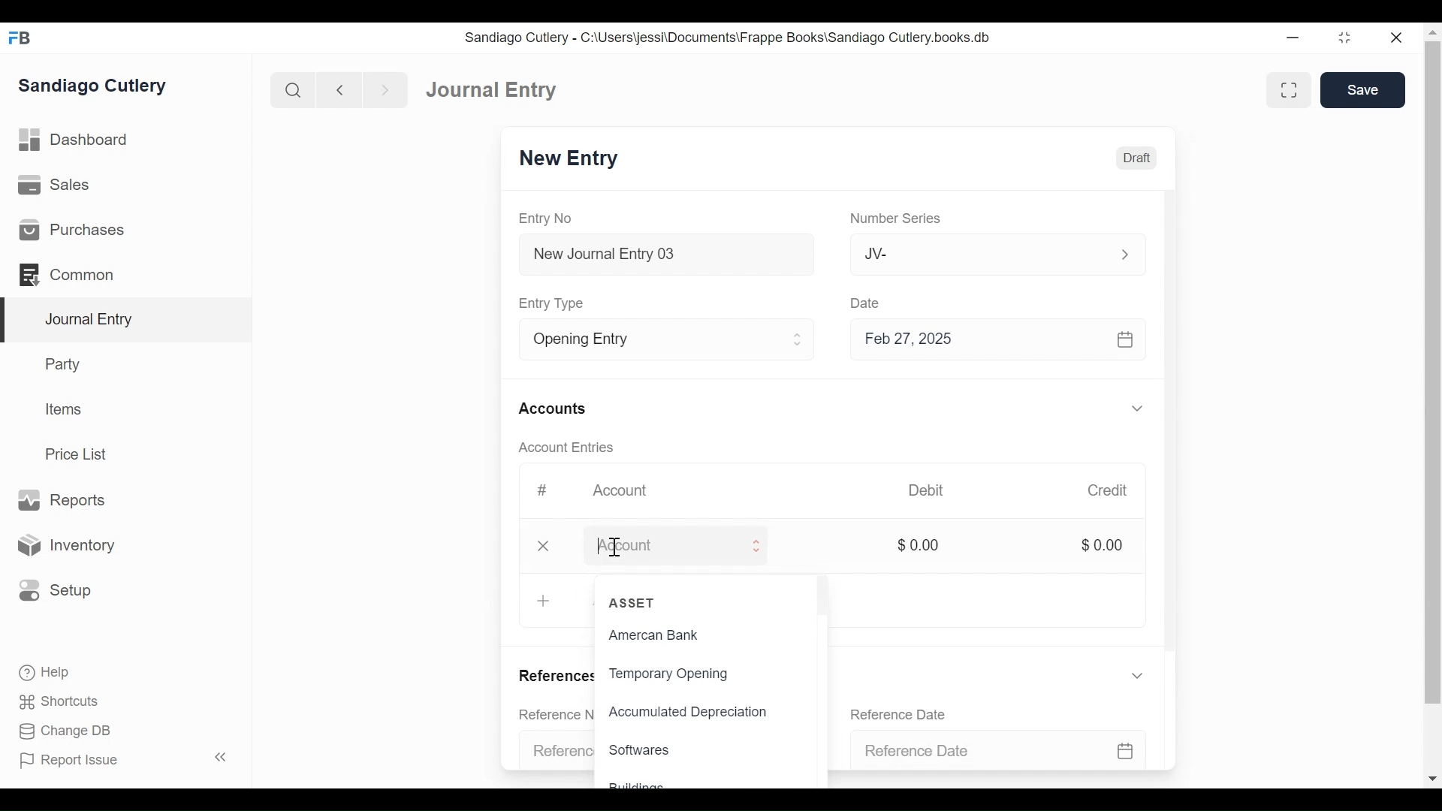 This screenshot has height=811, width=1442. What do you see at coordinates (727, 37) in the screenshot?
I see `Sandiago Cutlery - C:\Users\jessi\Documents\Frappe Books\Sandiago Cutlery.books.db` at bounding box center [727, 37].